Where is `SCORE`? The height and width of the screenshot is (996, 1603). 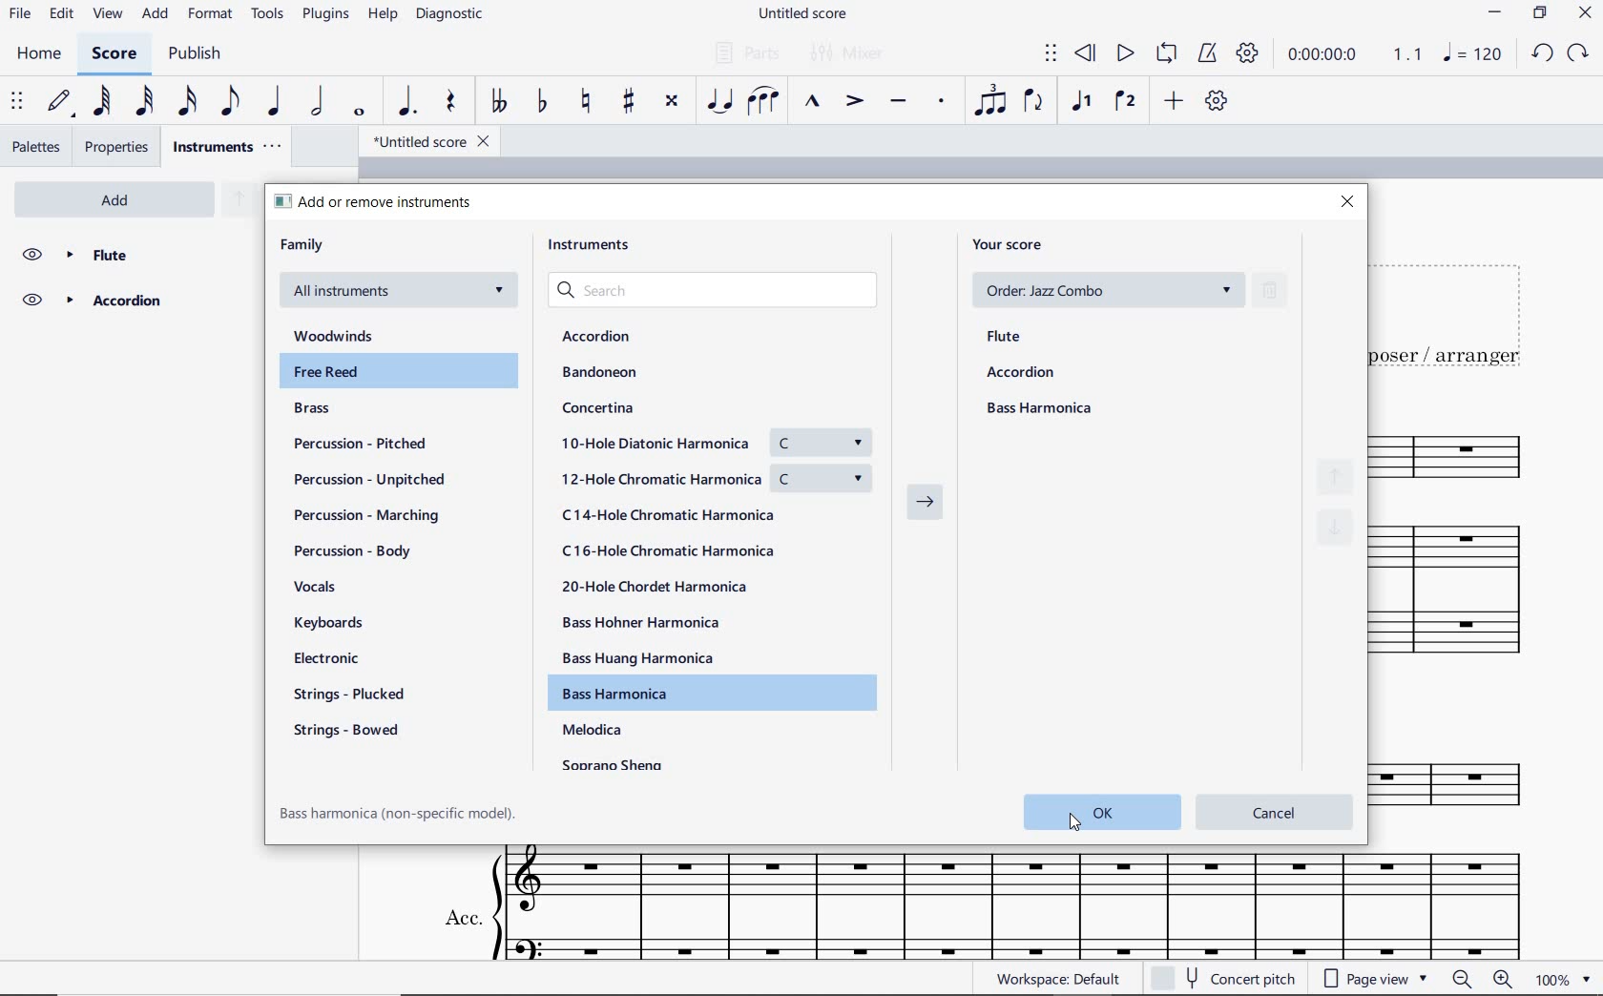 SCORE is located at coordinates (111, 56).